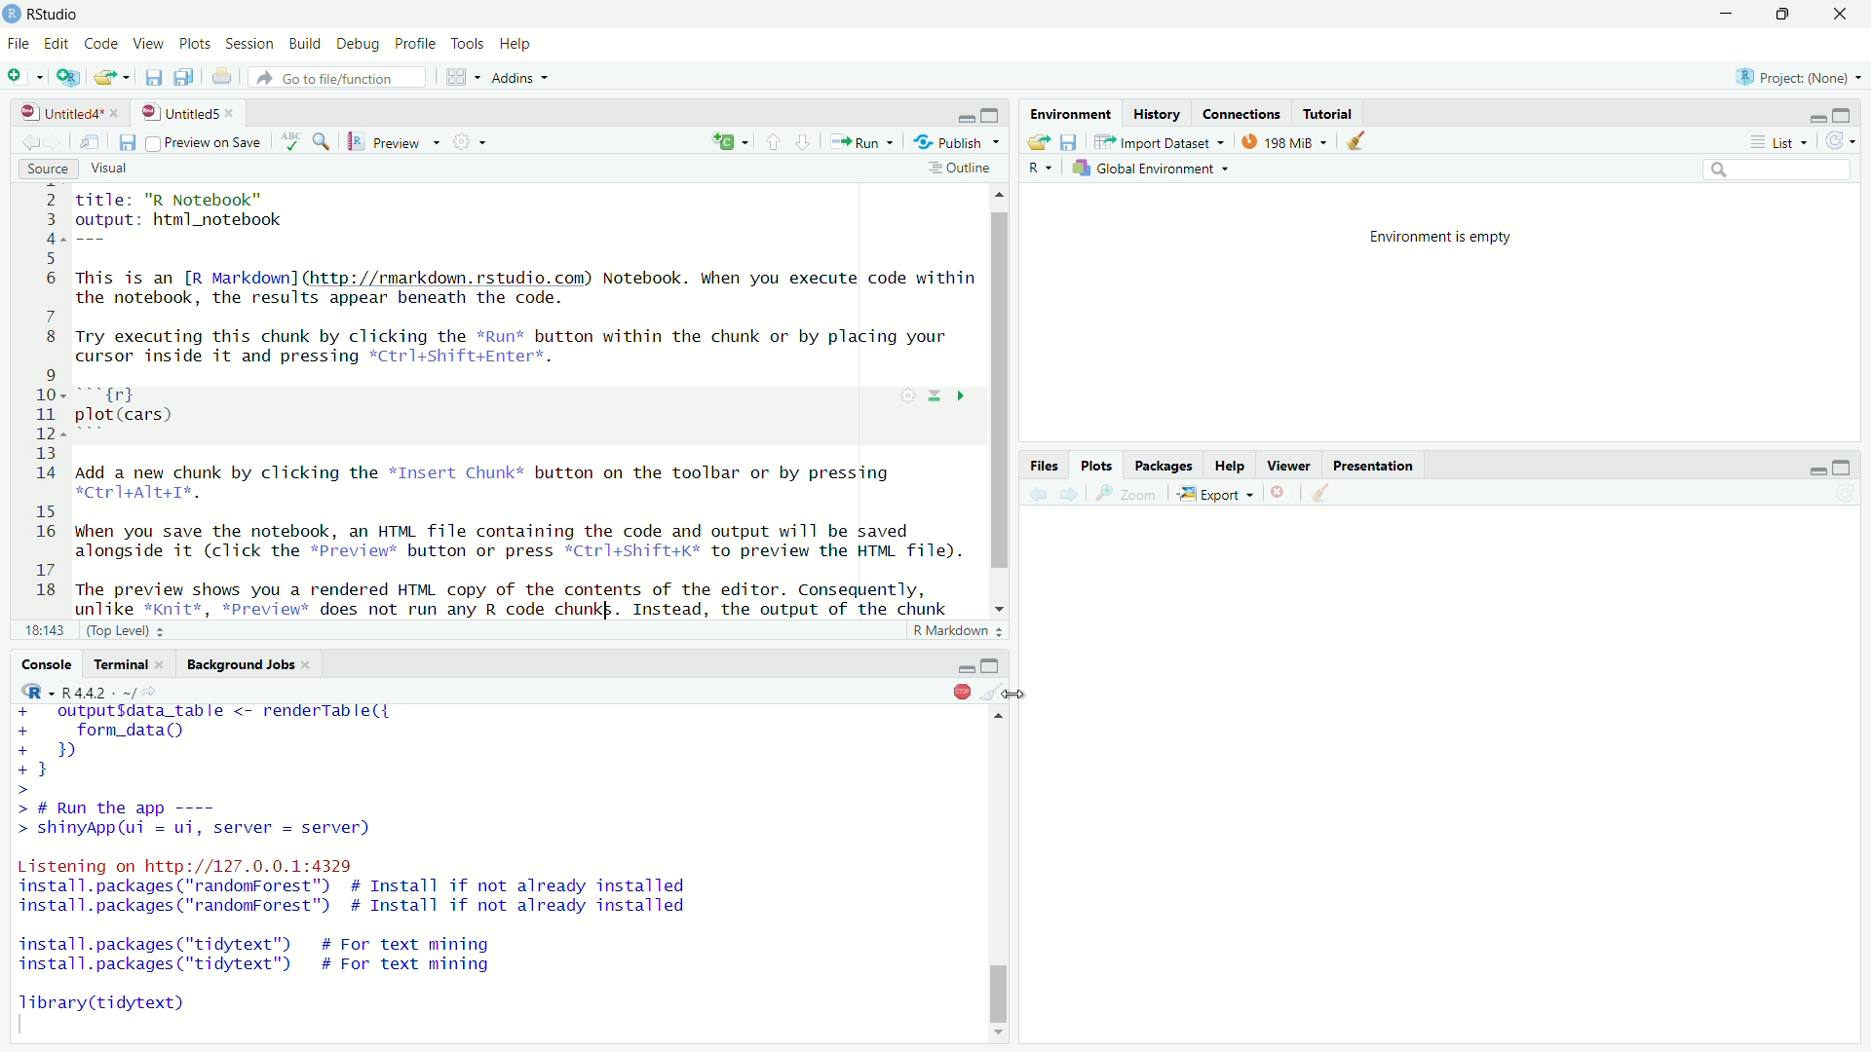 The image size is (1871, 1052). Describe the element at coordinates (129, 664) in the screenshot. I see `Terminal` at that location.